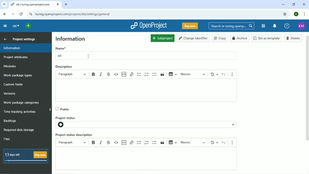  What do you see at coordinates (73, 74) in the screenshot?
I see `Paragraph` at bounding box center [73, 74].